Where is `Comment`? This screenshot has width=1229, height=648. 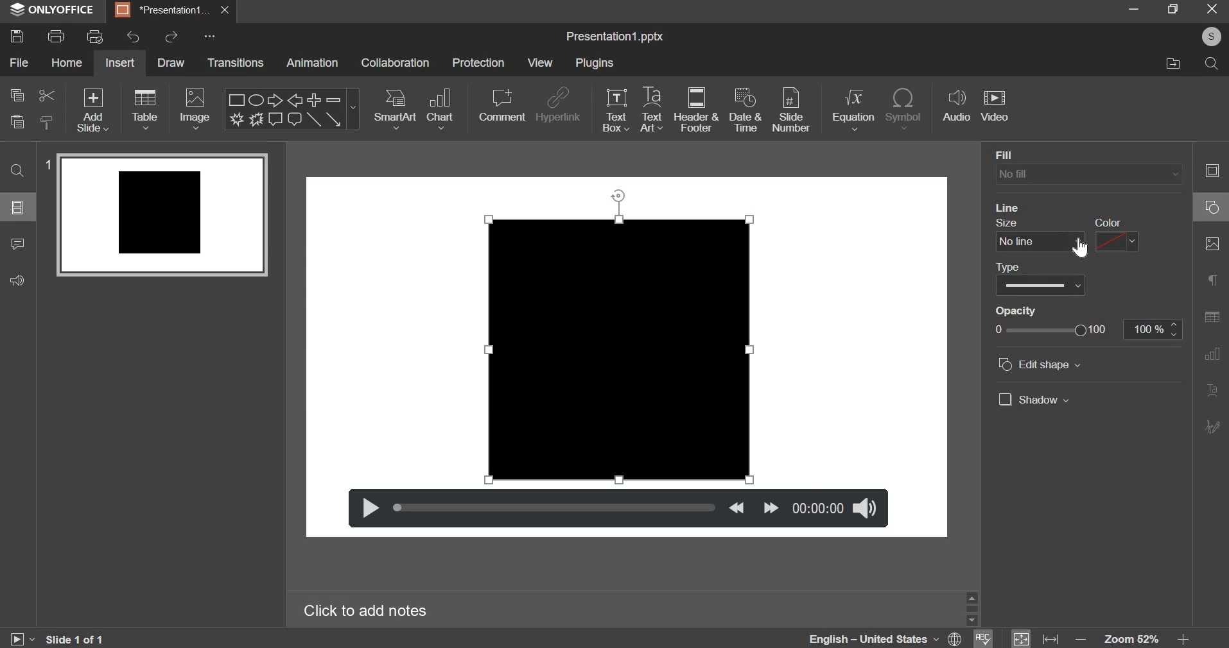 Comment is located at coordinates (277, 120).